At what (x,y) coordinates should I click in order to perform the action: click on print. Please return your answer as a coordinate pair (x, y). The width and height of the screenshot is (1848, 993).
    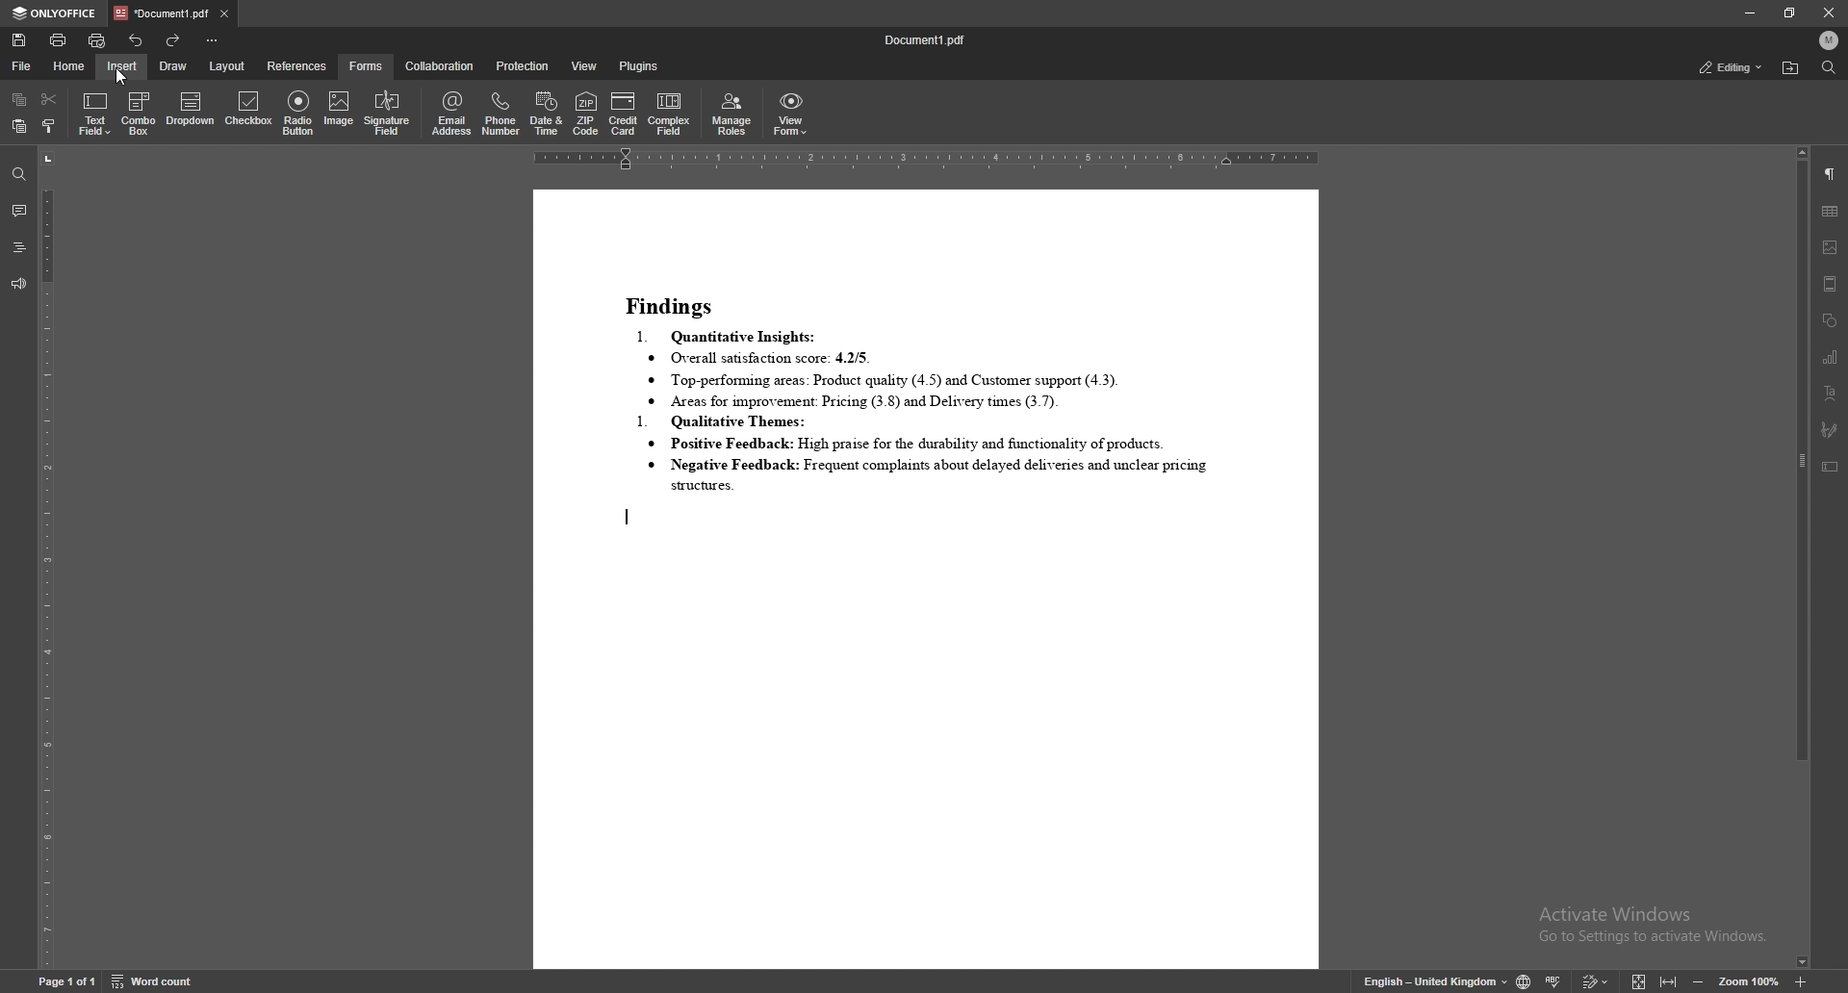
    Looking at the image, I should click on (59, 39).